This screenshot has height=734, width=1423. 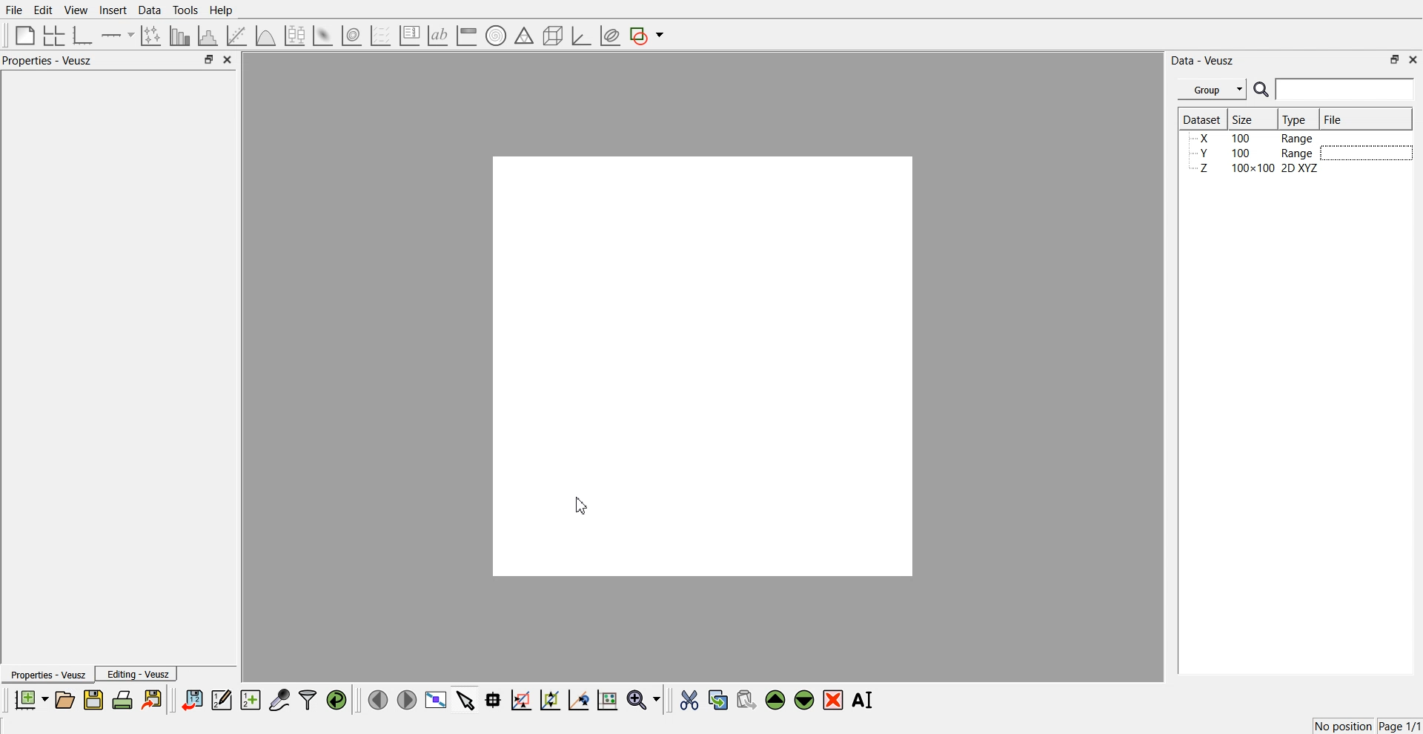 What do you see at coordinates (30, 699) in the screenshot?
I see `New document` at bounding box center [30, 699].